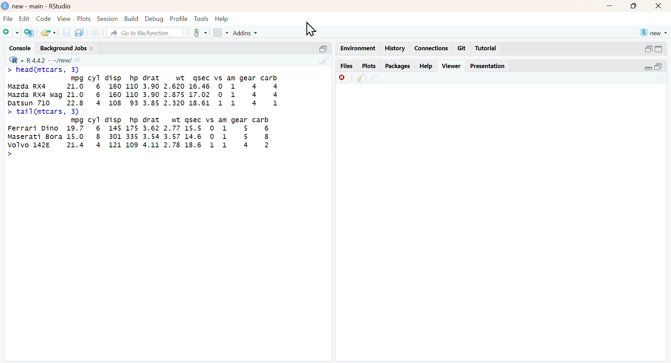 Image resolution: width=671 pixels, height=363 pixels. What do you see at coordinates (655, 32) in the screenshot?
I see `® new +` at bounding box center [655, 32].